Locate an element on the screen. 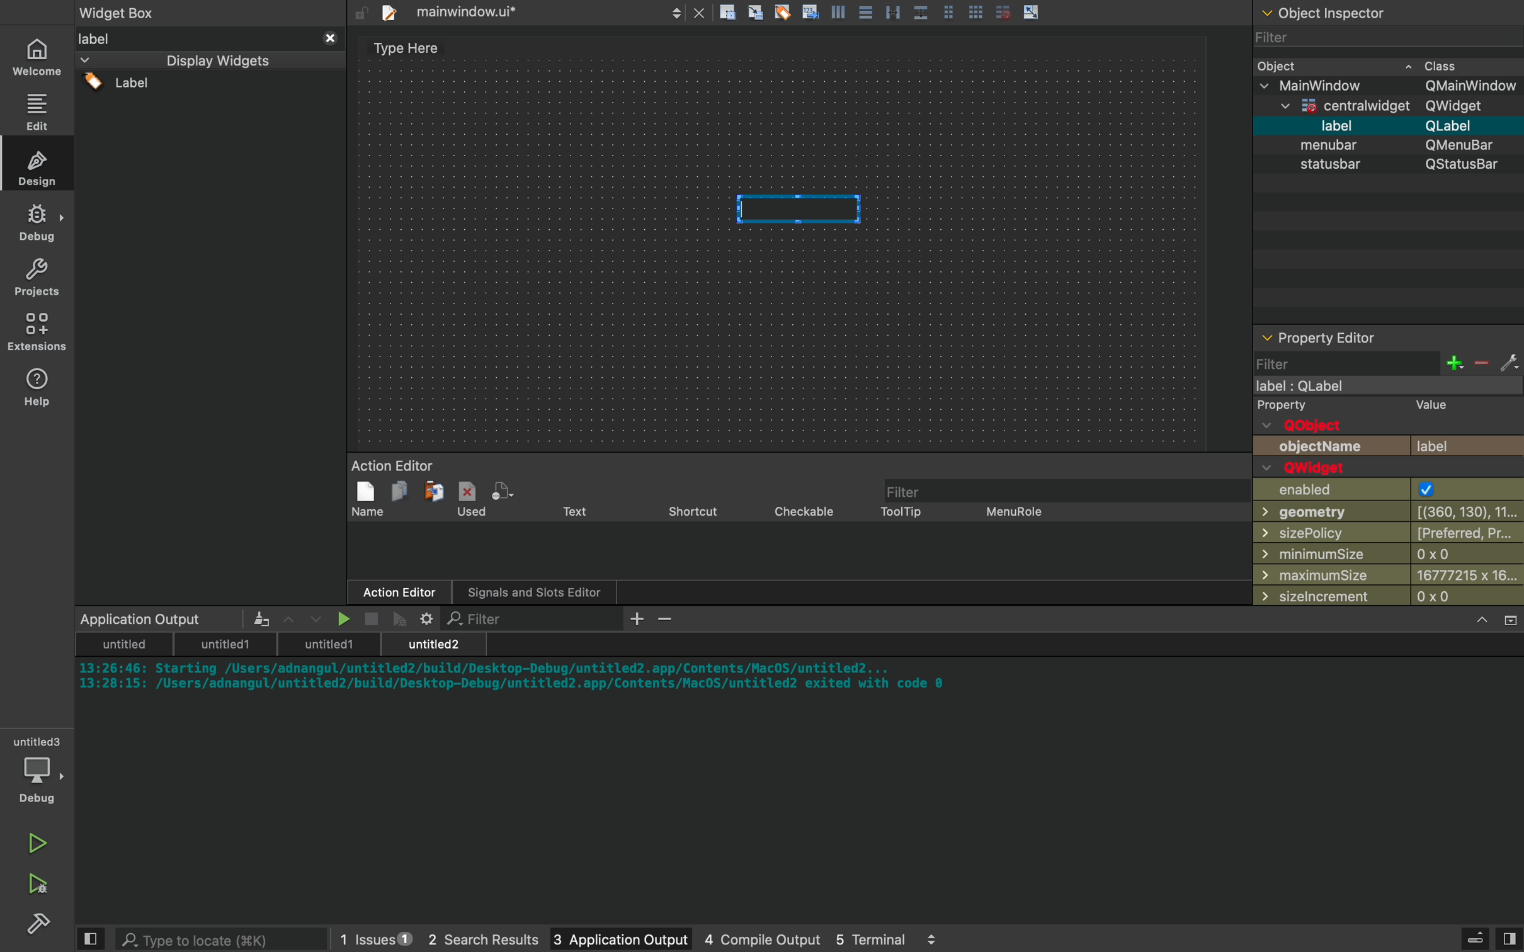 The width and height of the screenshot is (1524, 952). console is located at coordinates (802, 767).